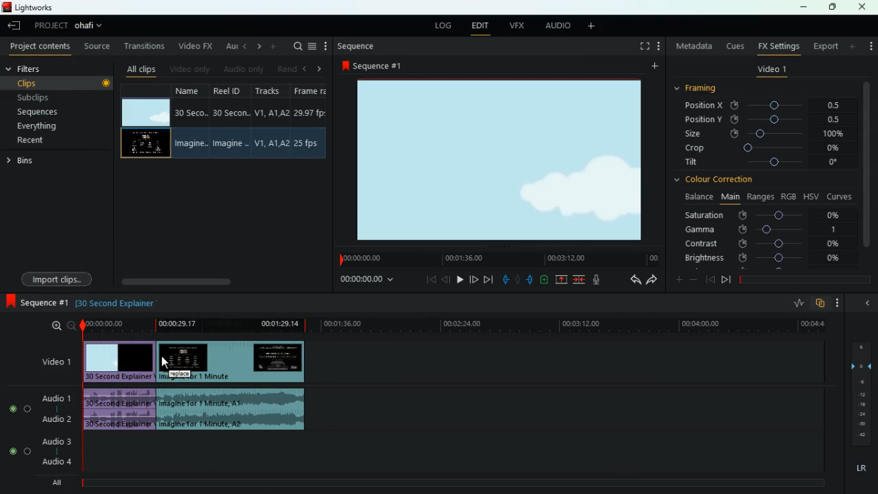 The height and width of the screenshot is (494, 878). Describe the element at coordinates (453, 325) in the screenshot. I see `time` at that location.